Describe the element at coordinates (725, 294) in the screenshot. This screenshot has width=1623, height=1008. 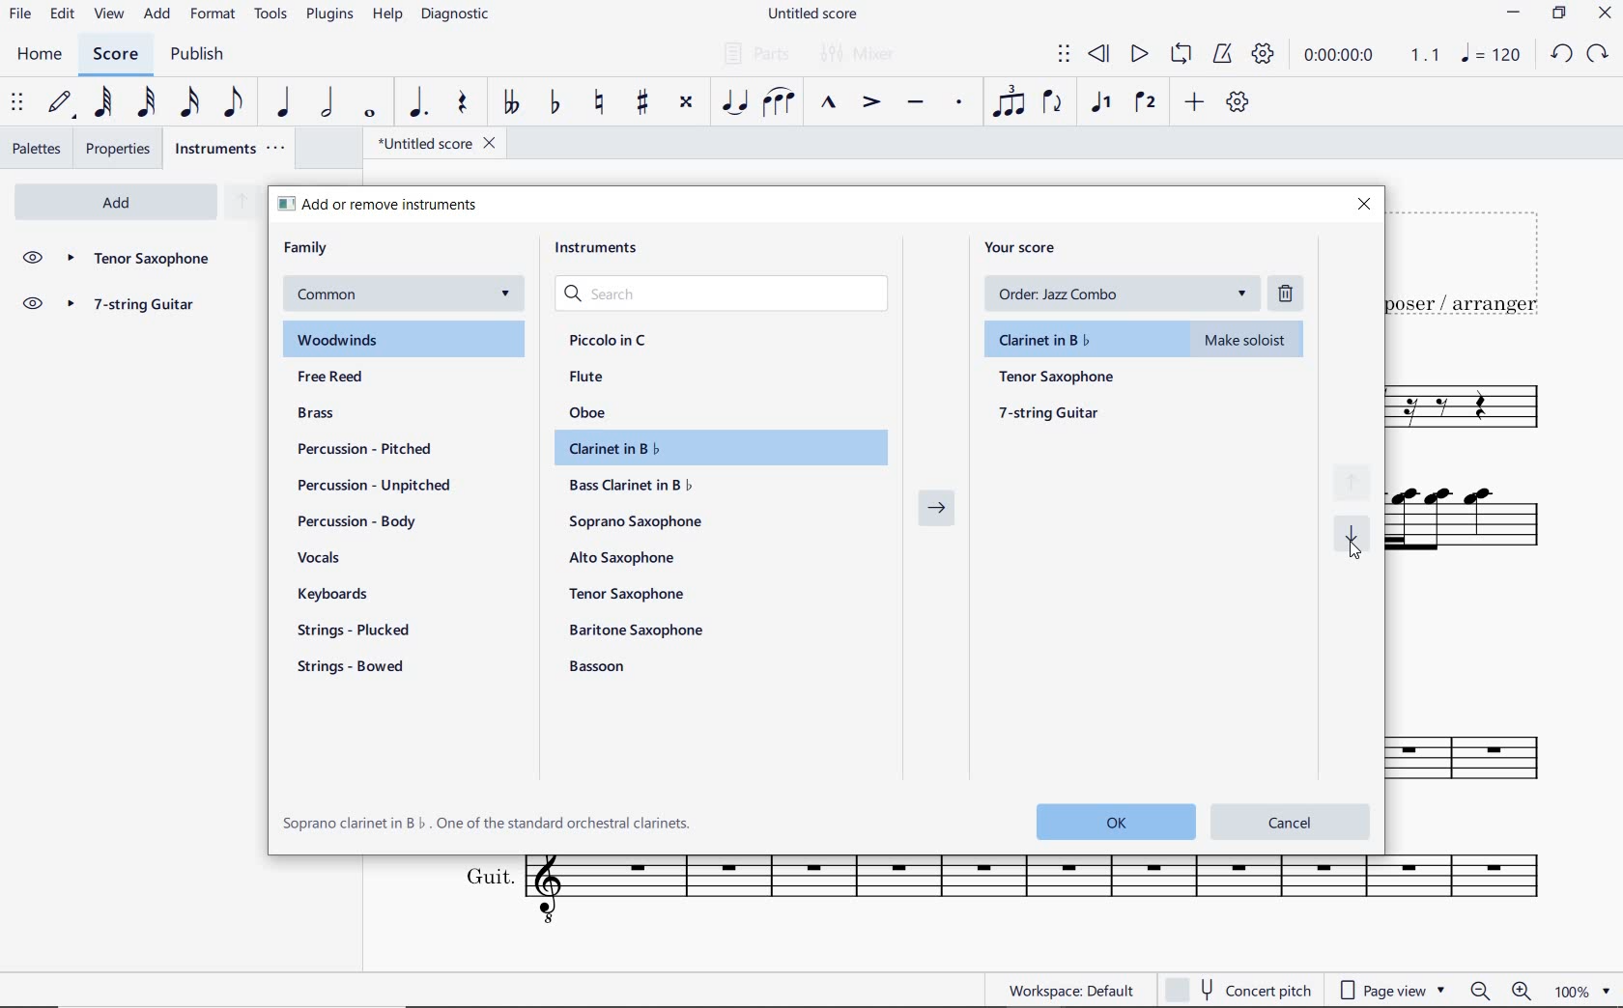
I see `search` at that location.